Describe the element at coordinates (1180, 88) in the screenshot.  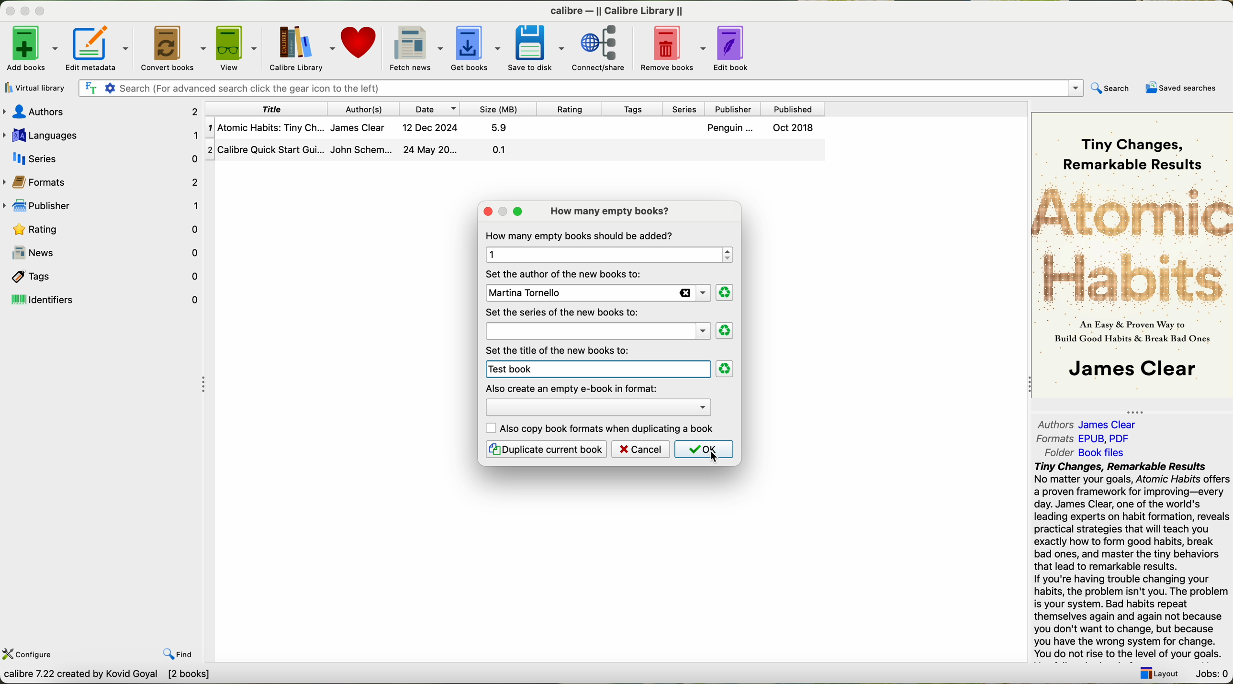
I see `saved searches` at that location.